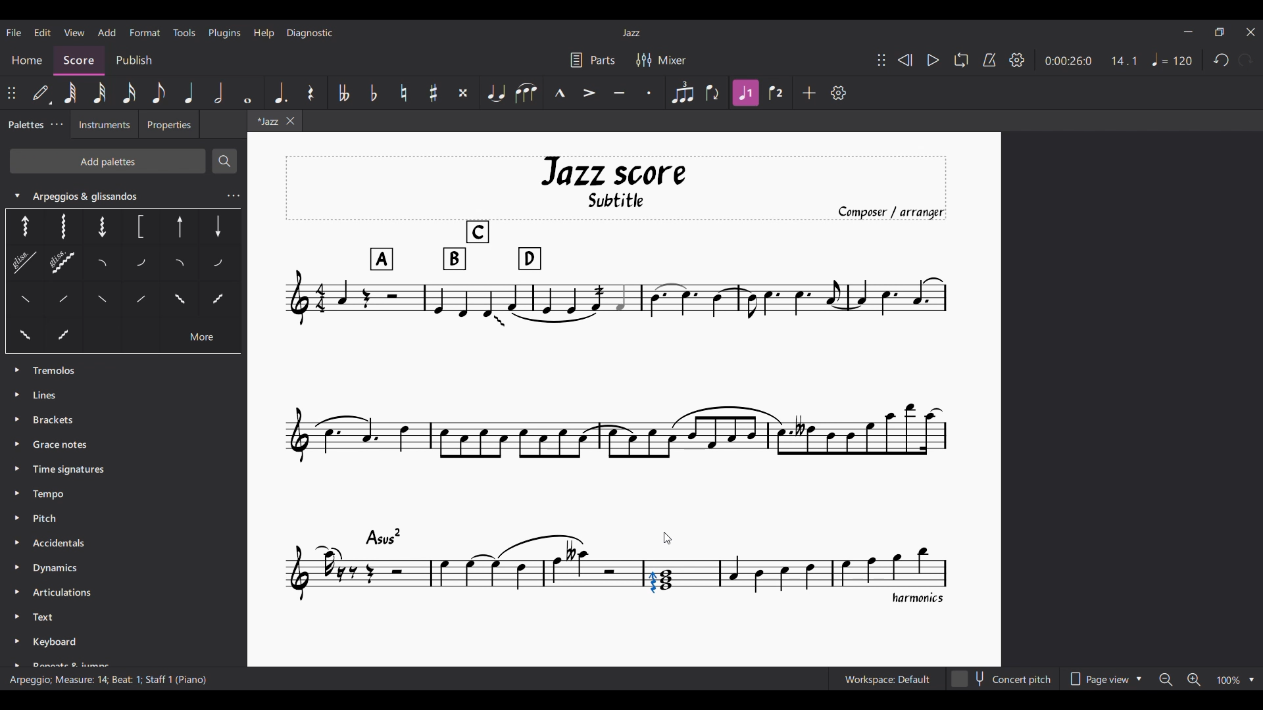 Image resolution: width=1263 pixels, height=710 pixels. What do you see at coordinates (11, 93) in the screenshot?
I see `Change position` at bounding box center [11, 93].